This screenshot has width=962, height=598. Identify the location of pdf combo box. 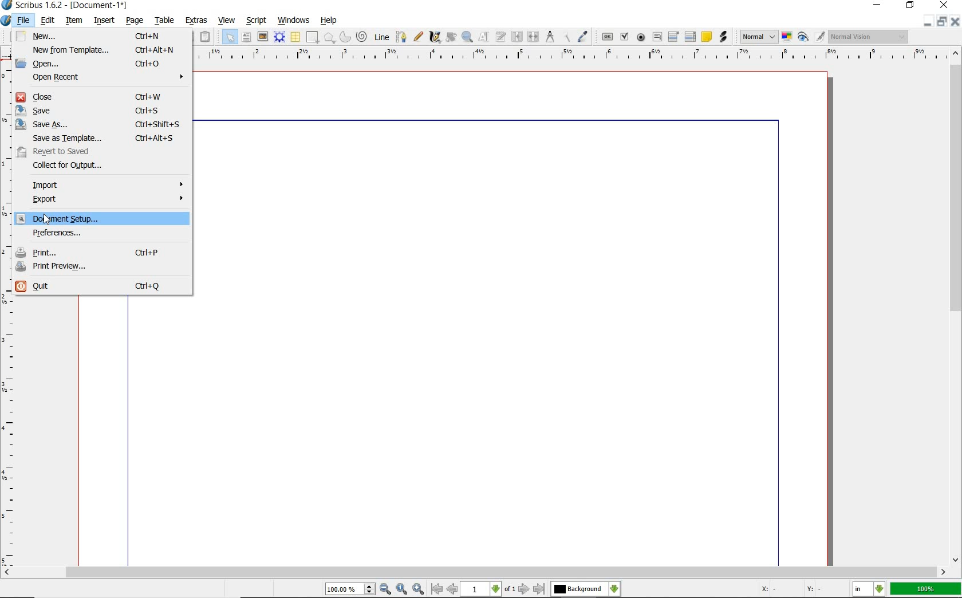
(674, 37).